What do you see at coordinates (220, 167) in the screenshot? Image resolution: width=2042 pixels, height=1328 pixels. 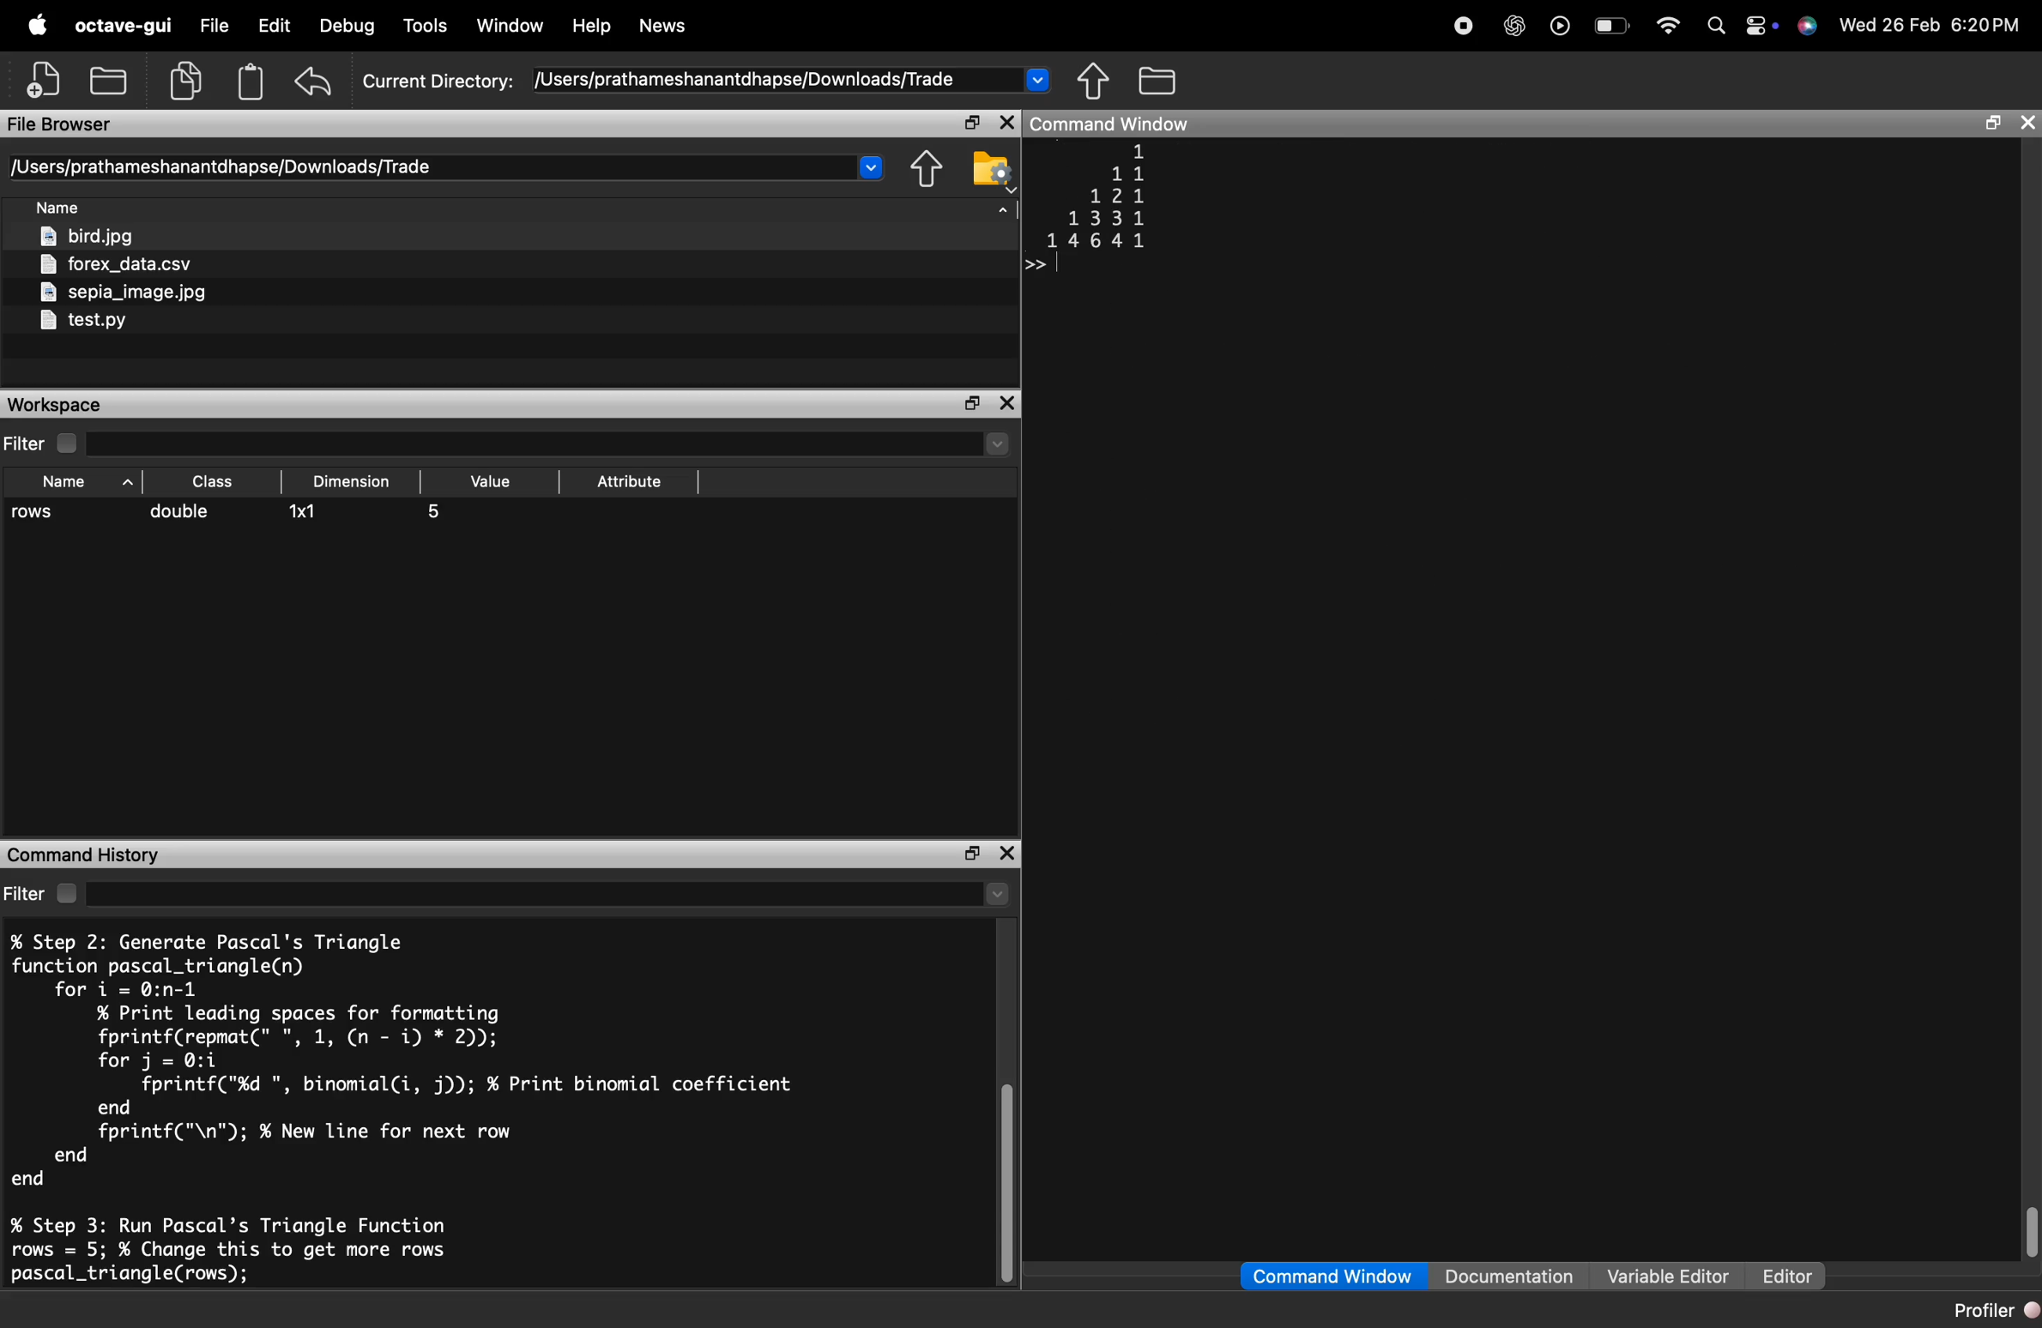 I see `/Users/prathameshanantdhapse/Downloads/Trade` at bounding box center [220, 167].